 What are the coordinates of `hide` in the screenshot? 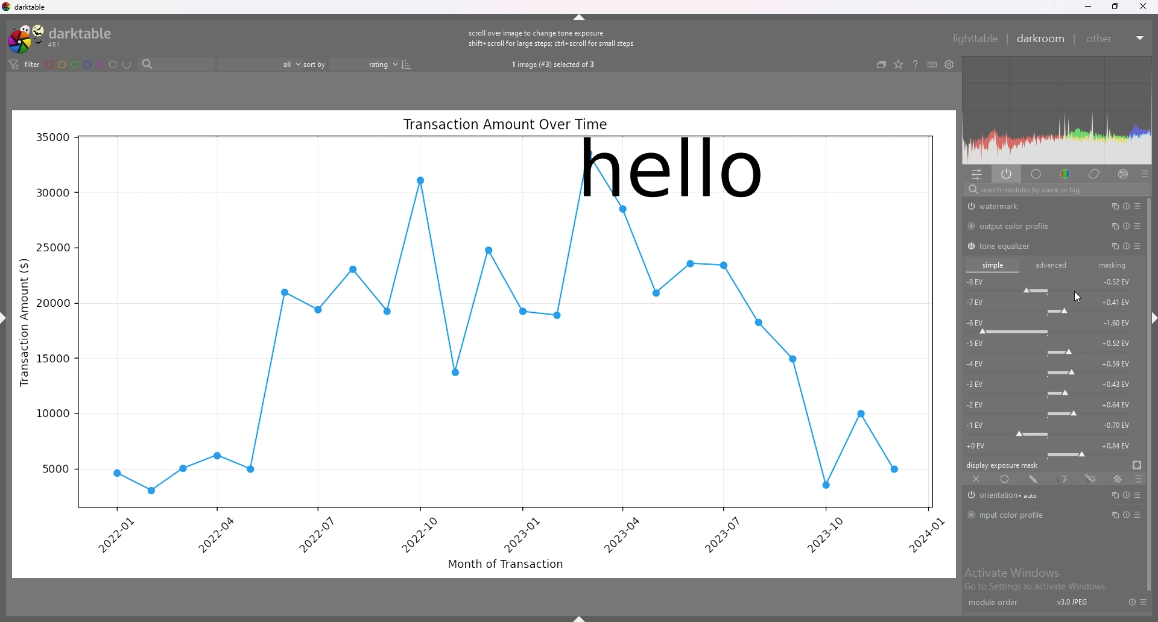 It's located at (580, 16).